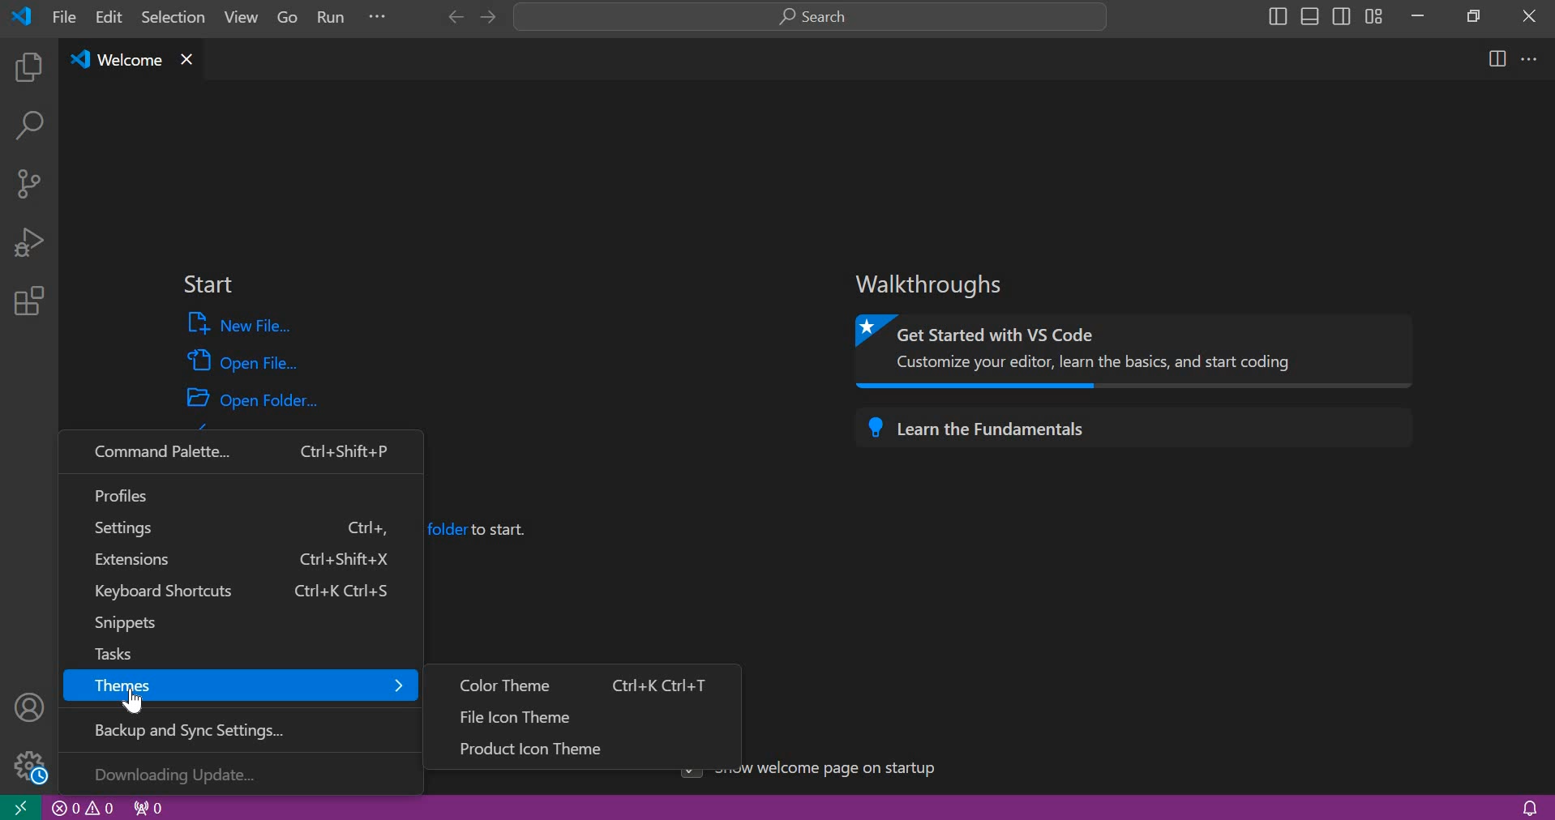  I want to click on learn the fundamentals, so click(1140, 428).